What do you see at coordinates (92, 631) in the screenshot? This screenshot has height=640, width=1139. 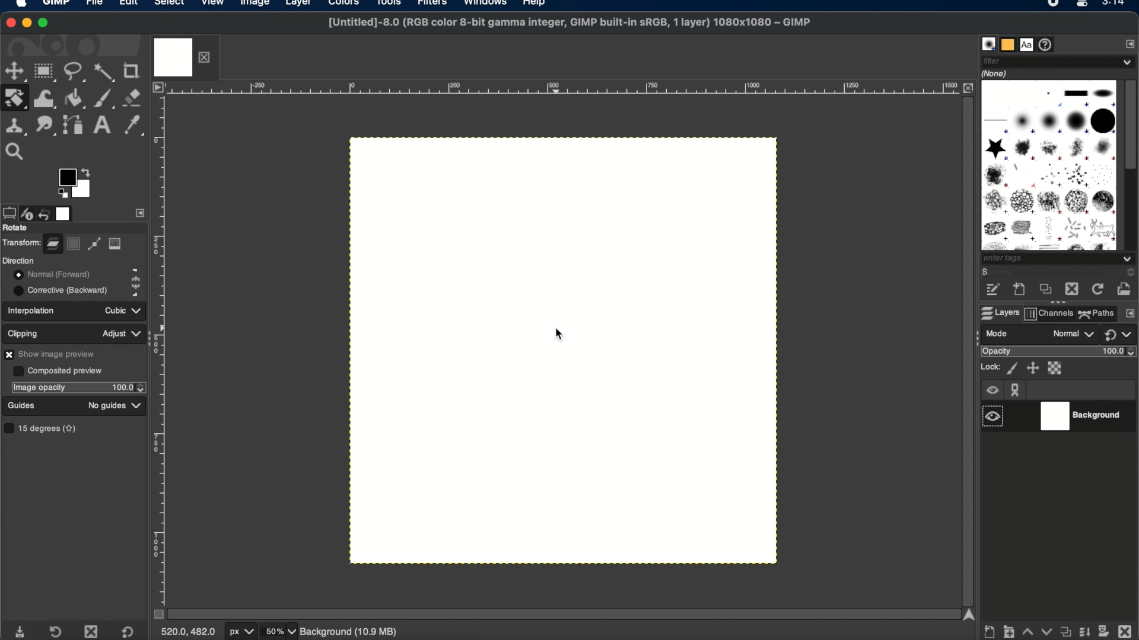 I see `delete tool preset` at bounding box center [92, 631].